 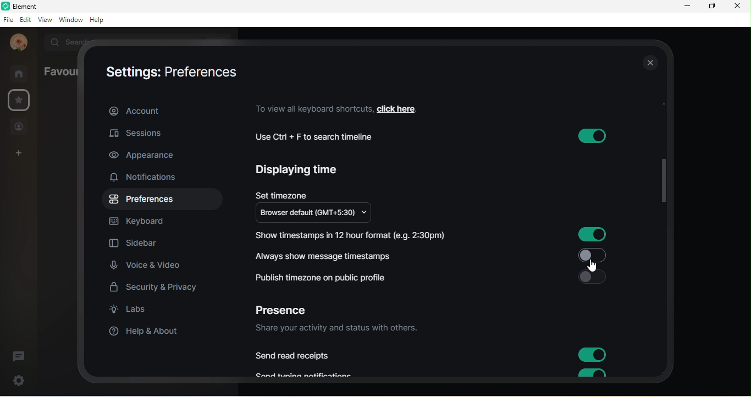 What do you see at coordinates (70, 20) in the screenshot?
I see `window` at bounding box center [70, 20].